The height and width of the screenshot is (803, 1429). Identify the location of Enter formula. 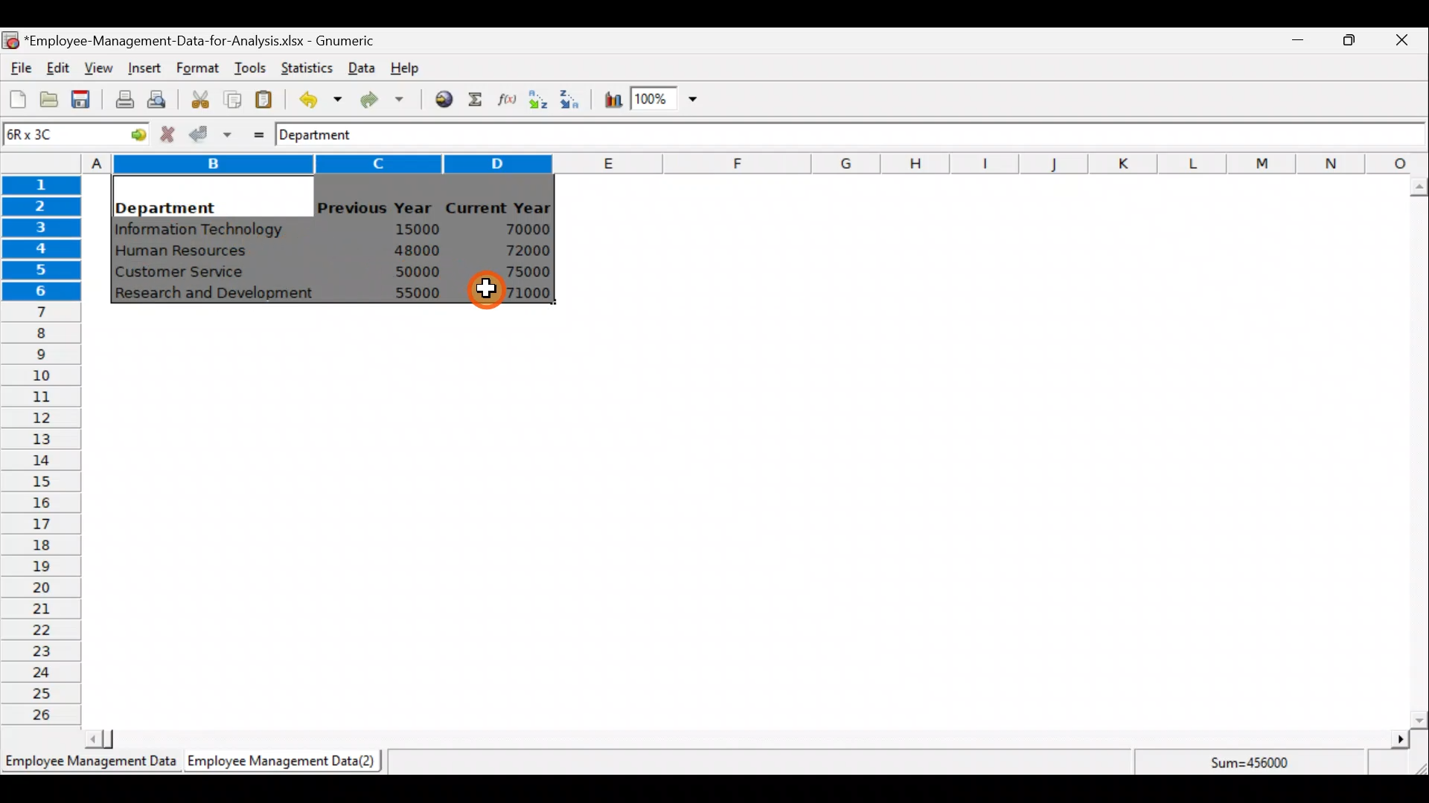
(255, 132).